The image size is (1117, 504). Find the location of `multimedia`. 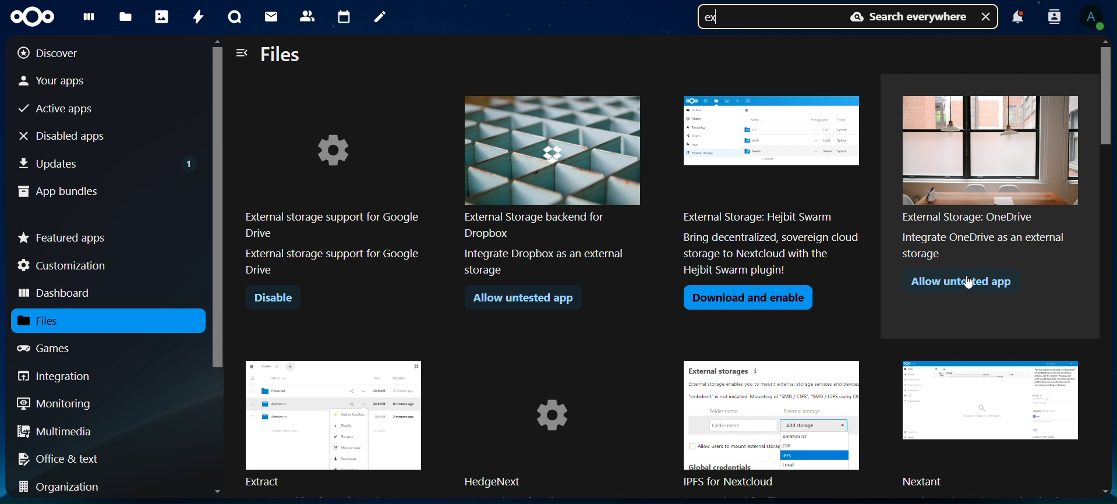

multimedia is located at coordinates (55, 433).